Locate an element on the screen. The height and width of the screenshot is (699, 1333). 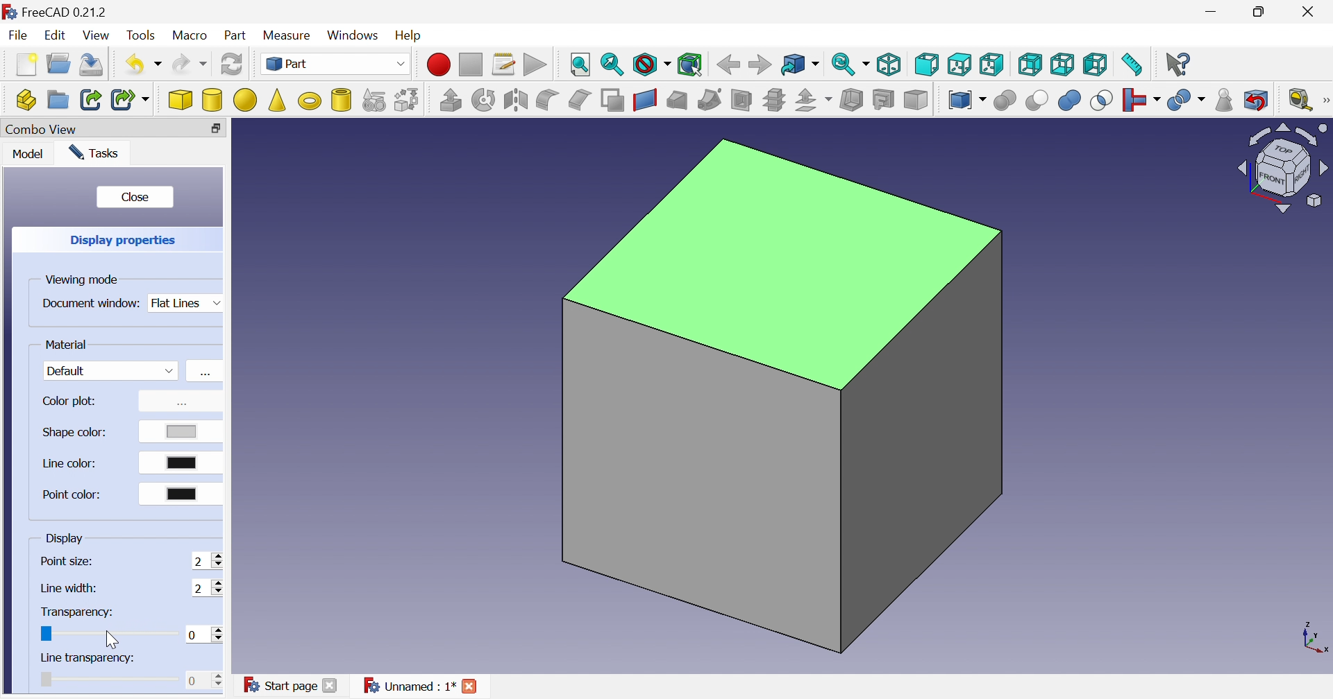
Measure liner is located at coordinates (1300, 101).